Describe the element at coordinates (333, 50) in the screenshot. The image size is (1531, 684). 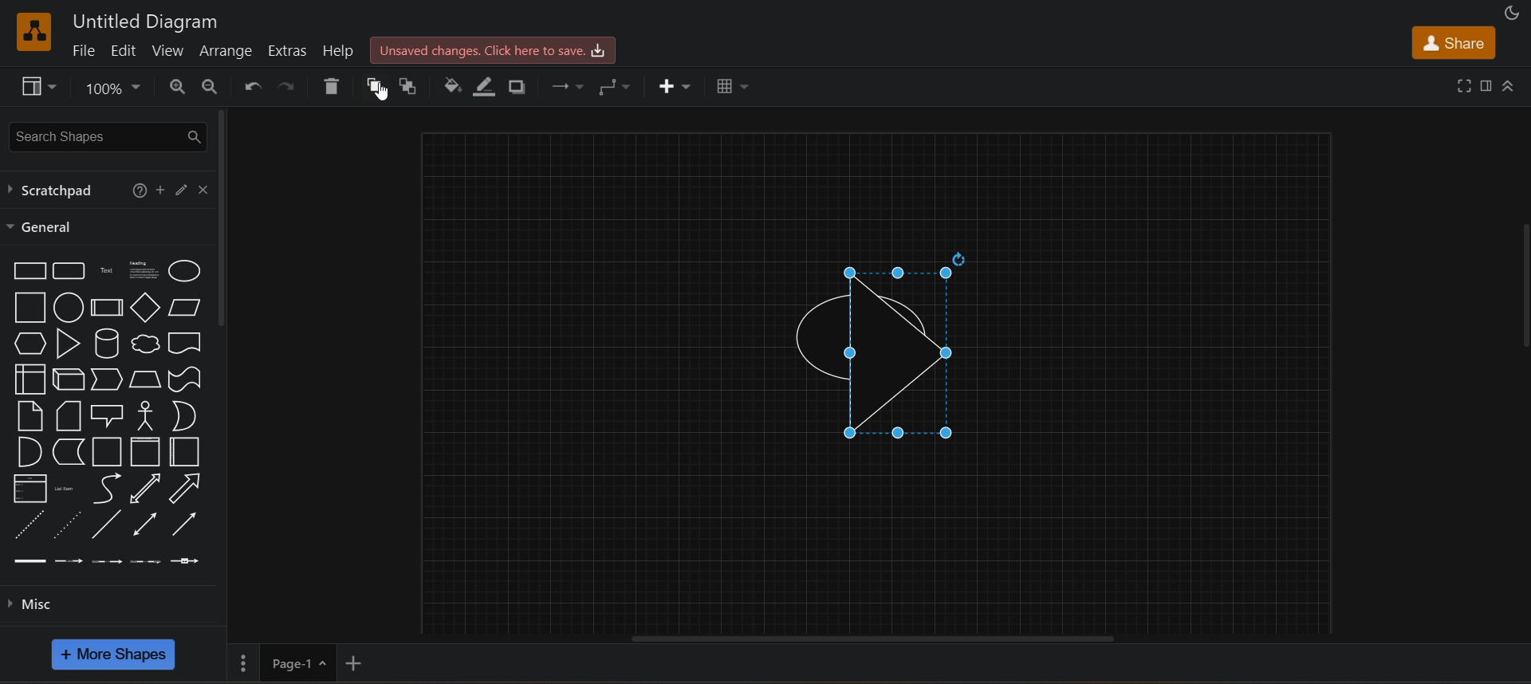
I see `help` at that location.